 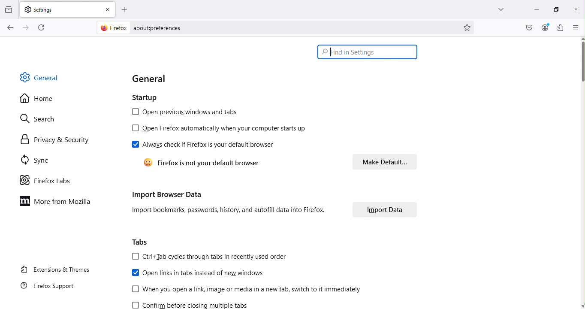 I want to click on Close, so click(x=576, y=9).